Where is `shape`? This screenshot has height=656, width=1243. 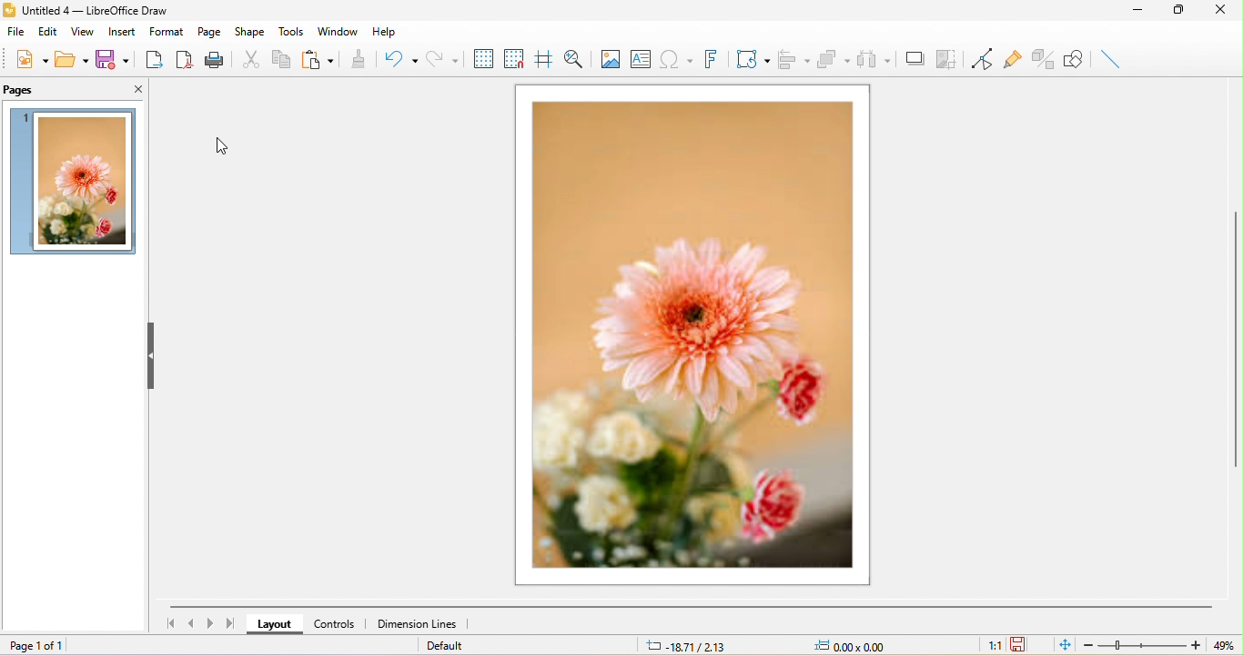 shape is located at coordinates (250, 29).